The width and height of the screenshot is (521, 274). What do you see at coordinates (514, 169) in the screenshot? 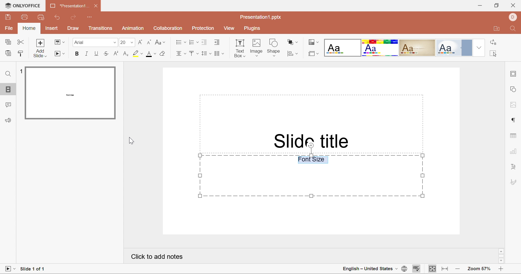
I see `Text Art settings` at bounding box center [514, 169].